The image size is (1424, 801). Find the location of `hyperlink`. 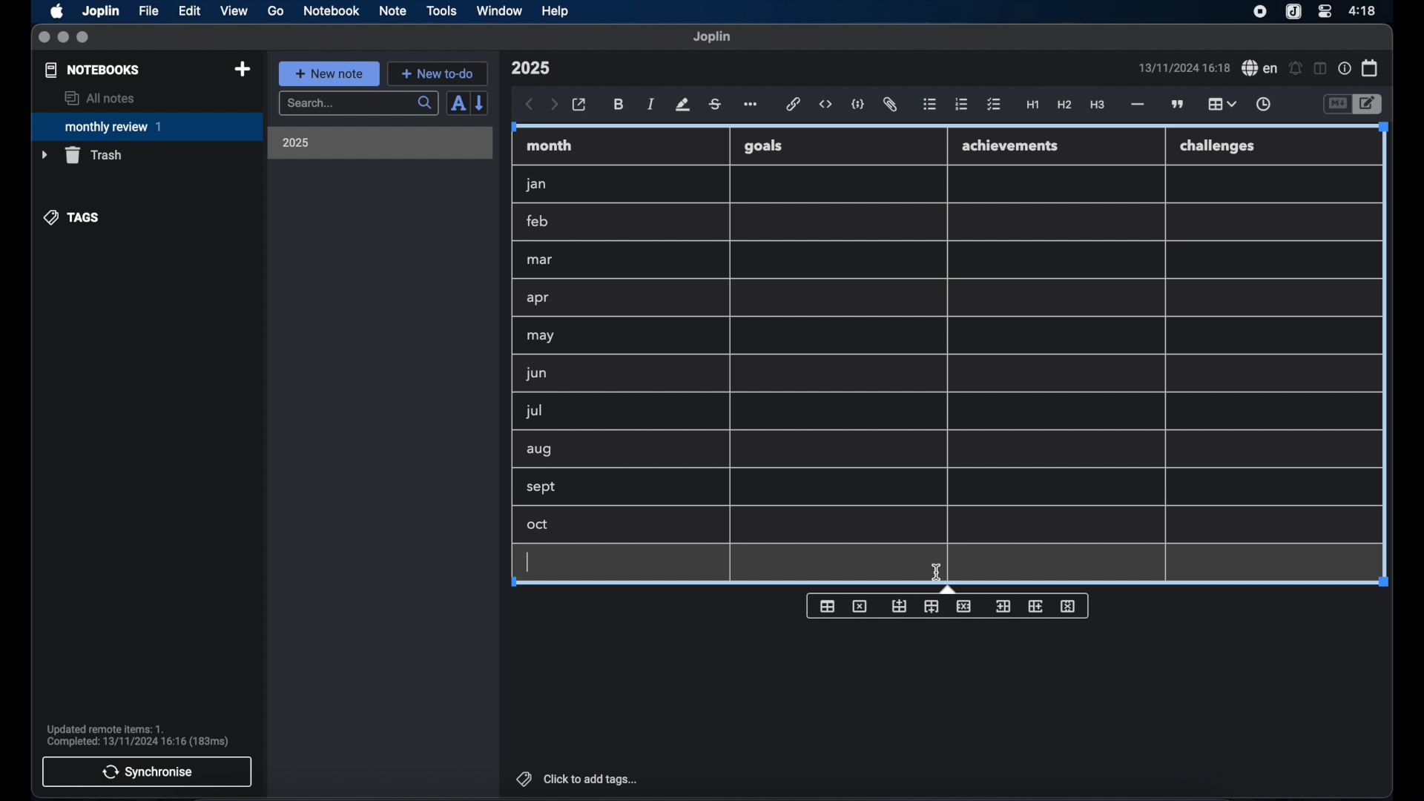

hyperlink is located at coordinates (794, 104).